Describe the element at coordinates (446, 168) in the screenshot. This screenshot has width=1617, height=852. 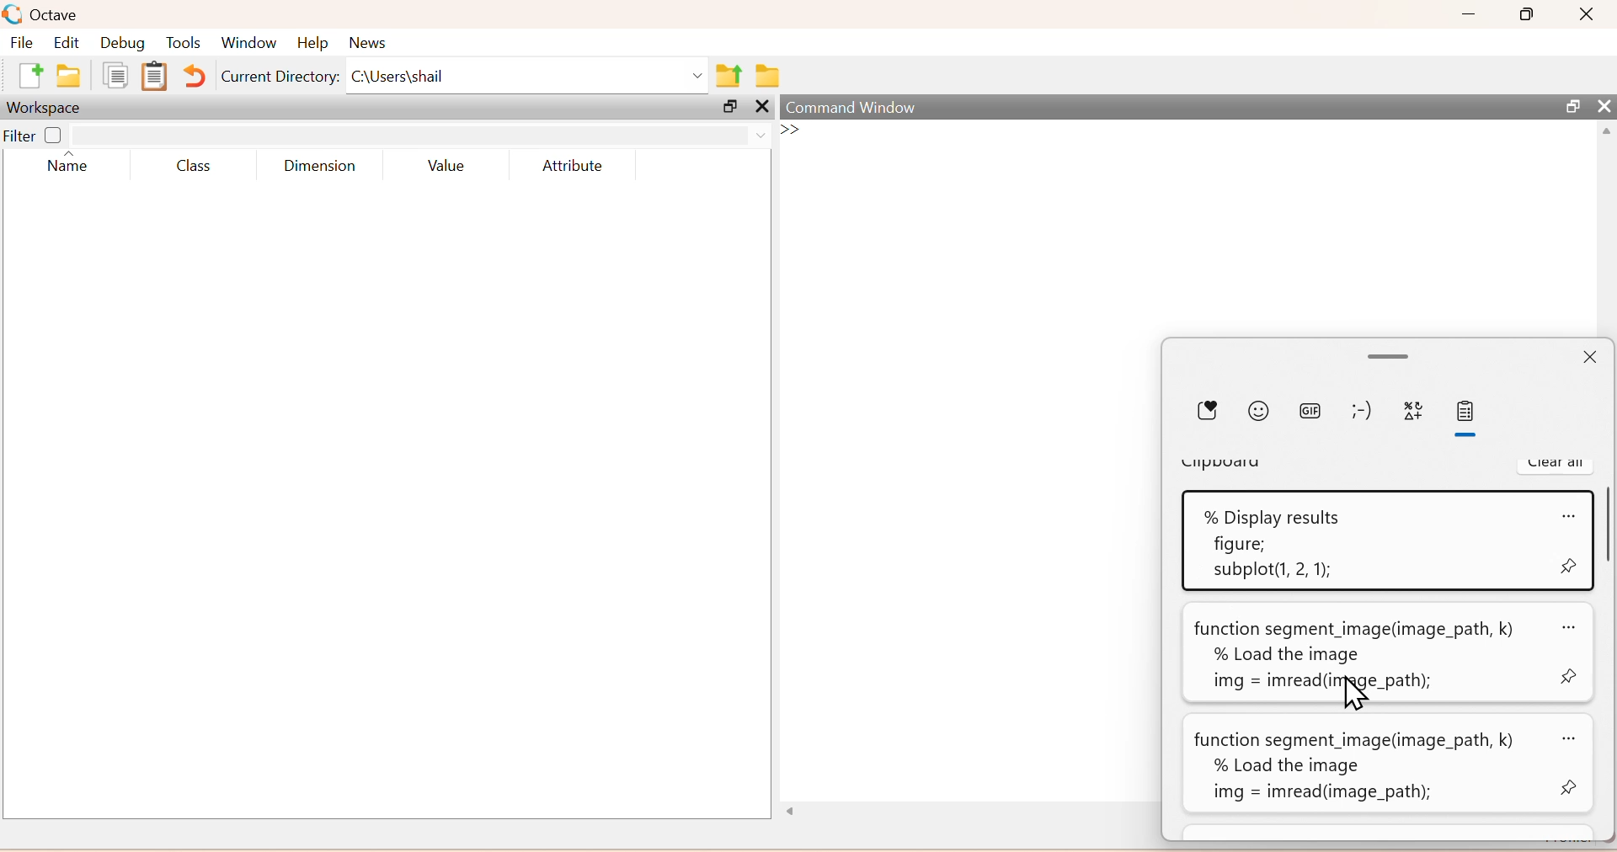
I see `Value` at that location.